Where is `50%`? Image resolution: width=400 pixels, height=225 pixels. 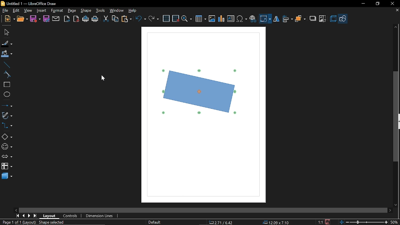
50% is located at coordinates (394, 222).